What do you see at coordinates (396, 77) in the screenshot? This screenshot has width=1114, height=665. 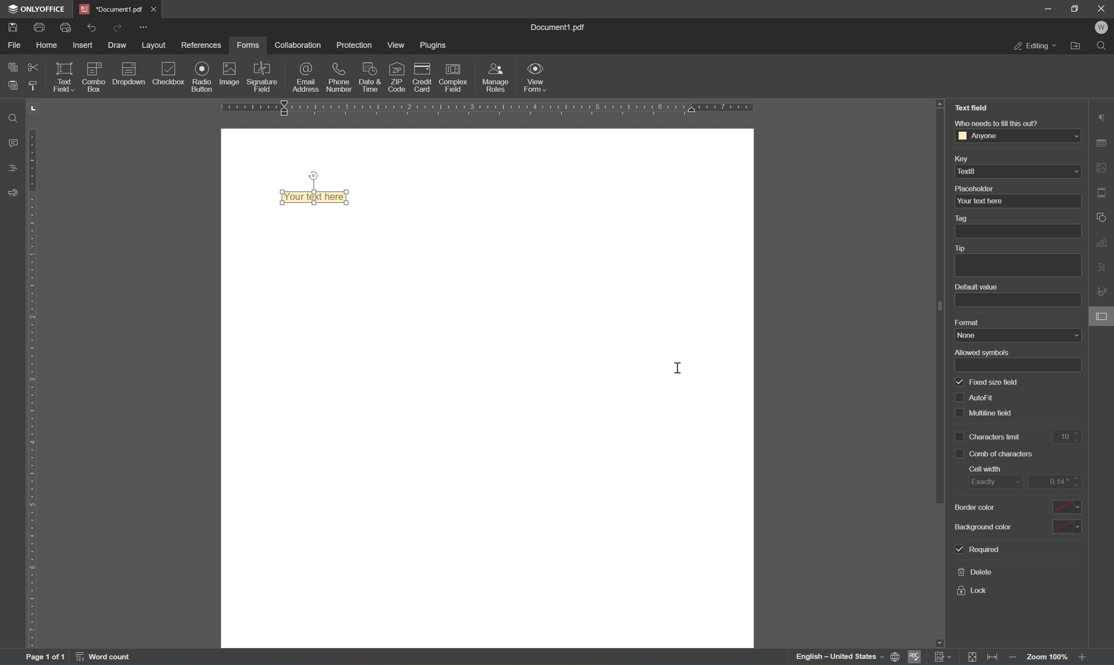 I see `zip code` at bounding box center [396, 77].